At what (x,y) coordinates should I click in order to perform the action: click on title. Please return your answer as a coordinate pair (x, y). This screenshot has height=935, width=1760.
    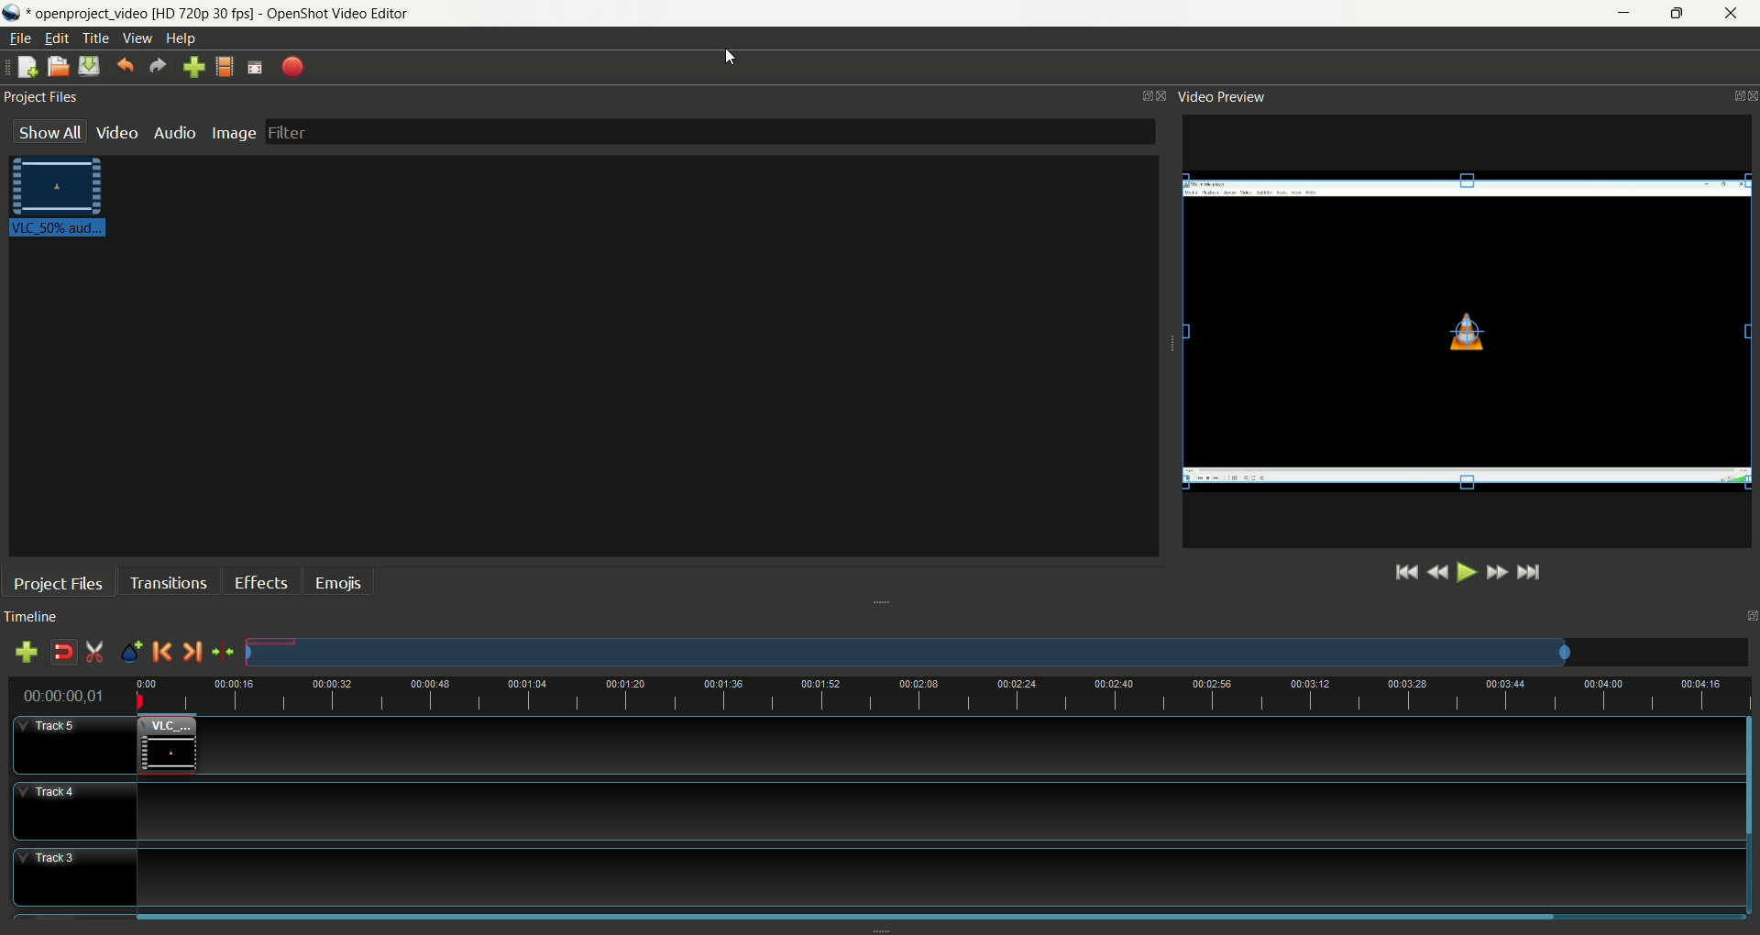
    Looking at the image, I should click on (97, 38).